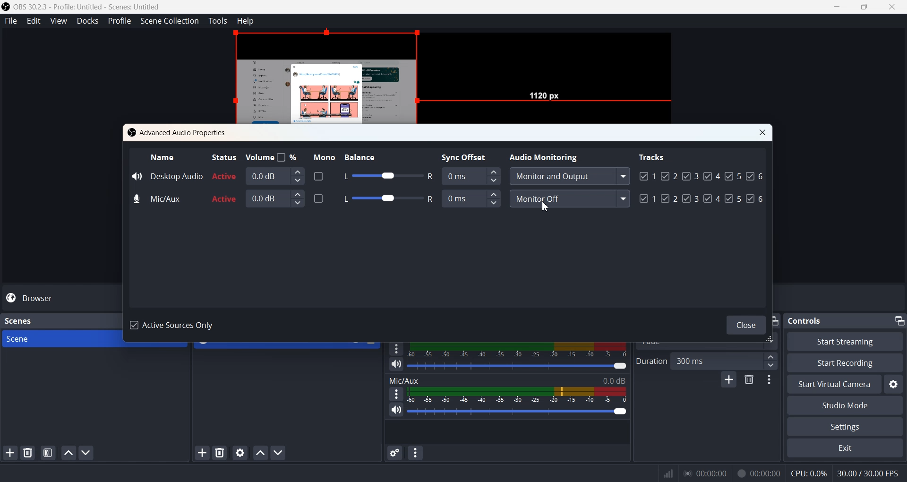 This screenshot has width=907, height=482. Describe the element at coordinates (87, 453) in the screenshot. I see `Move scene Down` at that location.